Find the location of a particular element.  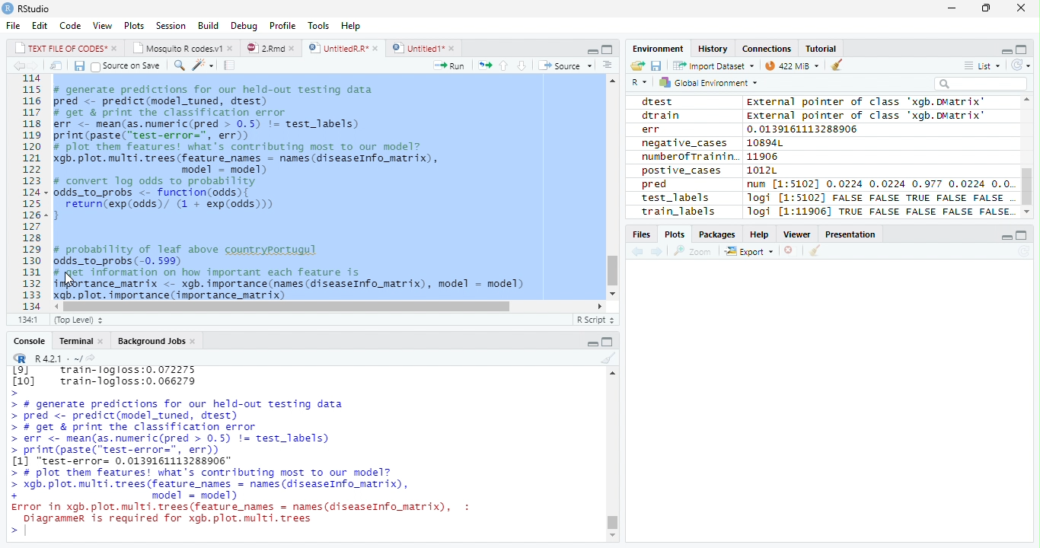

Packages is located at coordinates (717, 234).